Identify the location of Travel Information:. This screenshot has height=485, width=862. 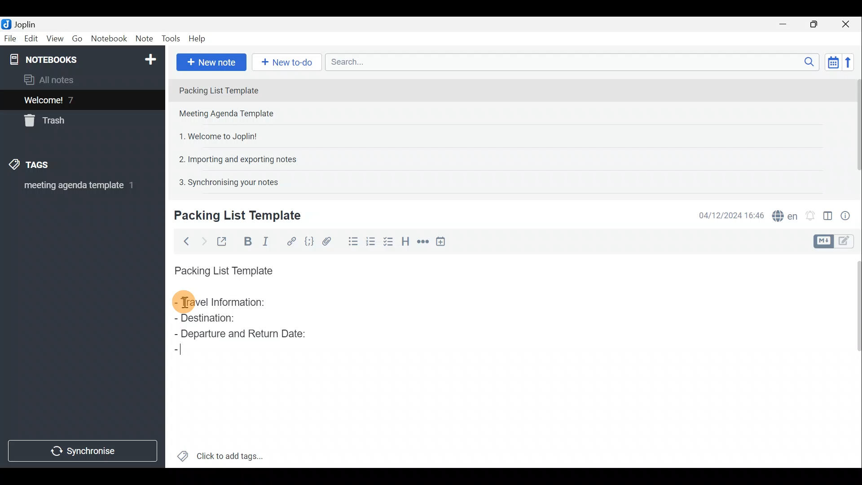
(228, 303).